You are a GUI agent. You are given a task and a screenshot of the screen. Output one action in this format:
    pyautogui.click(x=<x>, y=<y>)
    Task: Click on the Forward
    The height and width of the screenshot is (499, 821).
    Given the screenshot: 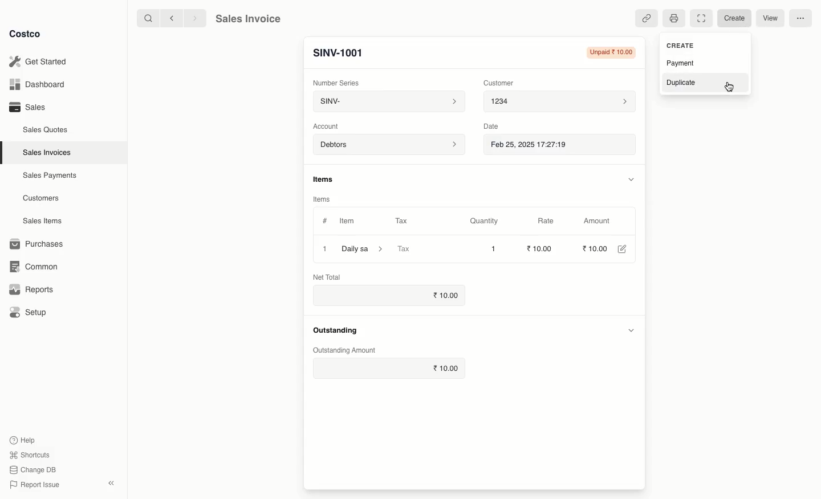 What is the action you would take?
    pyautogui.click(x=194, y=19)
    